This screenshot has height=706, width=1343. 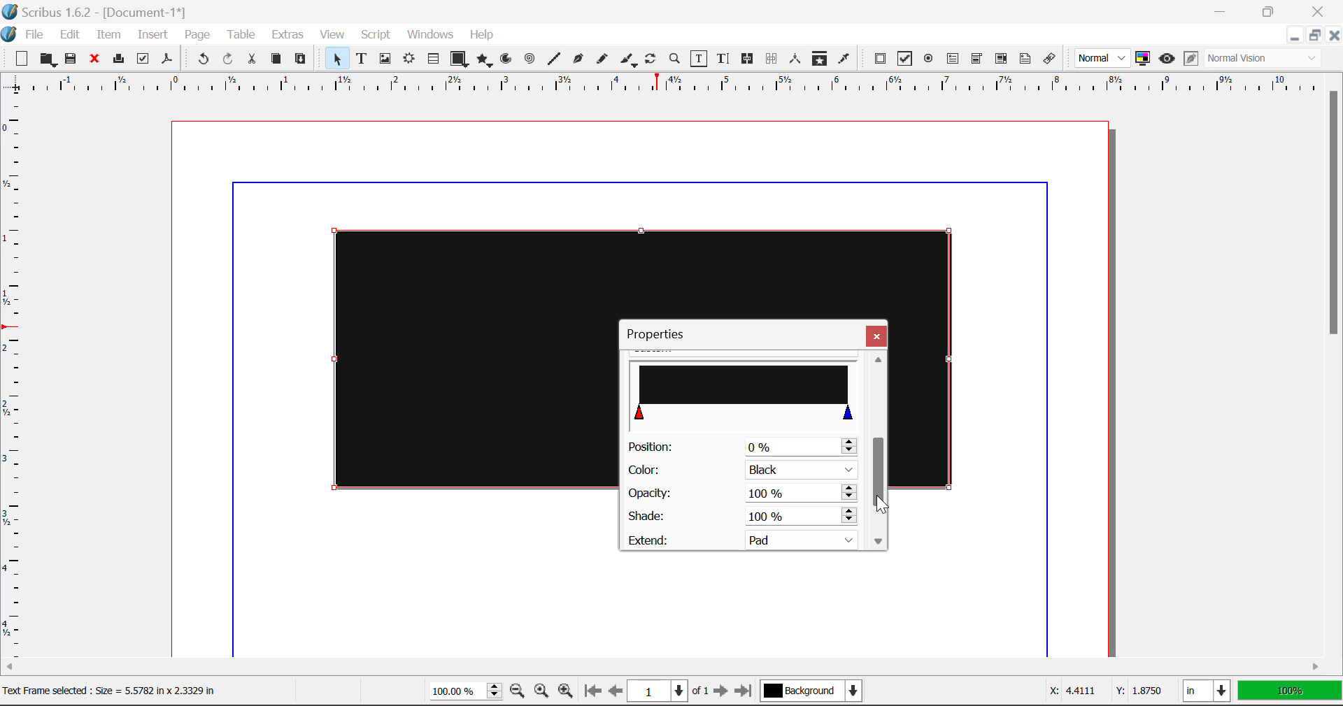 I want to click on Calligraphic Line, so click(x=630, y=62).